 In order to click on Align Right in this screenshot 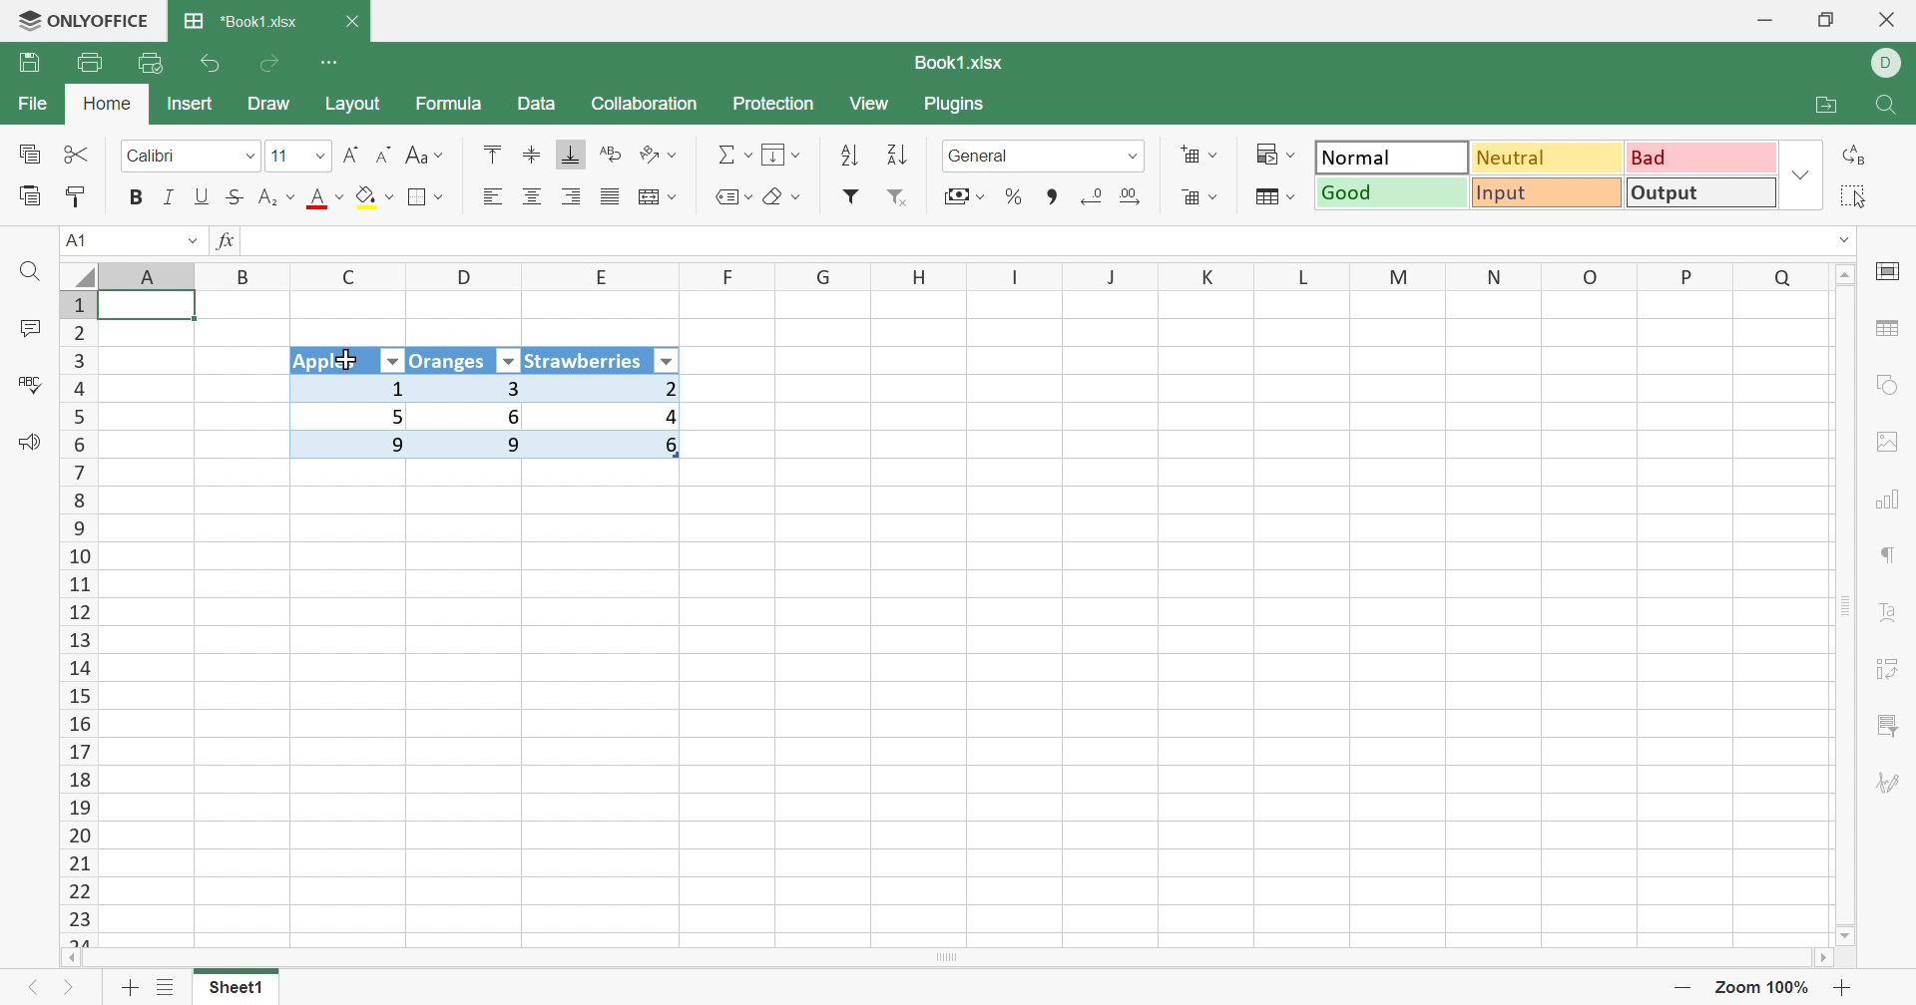, I will do `click(574, 196)`.